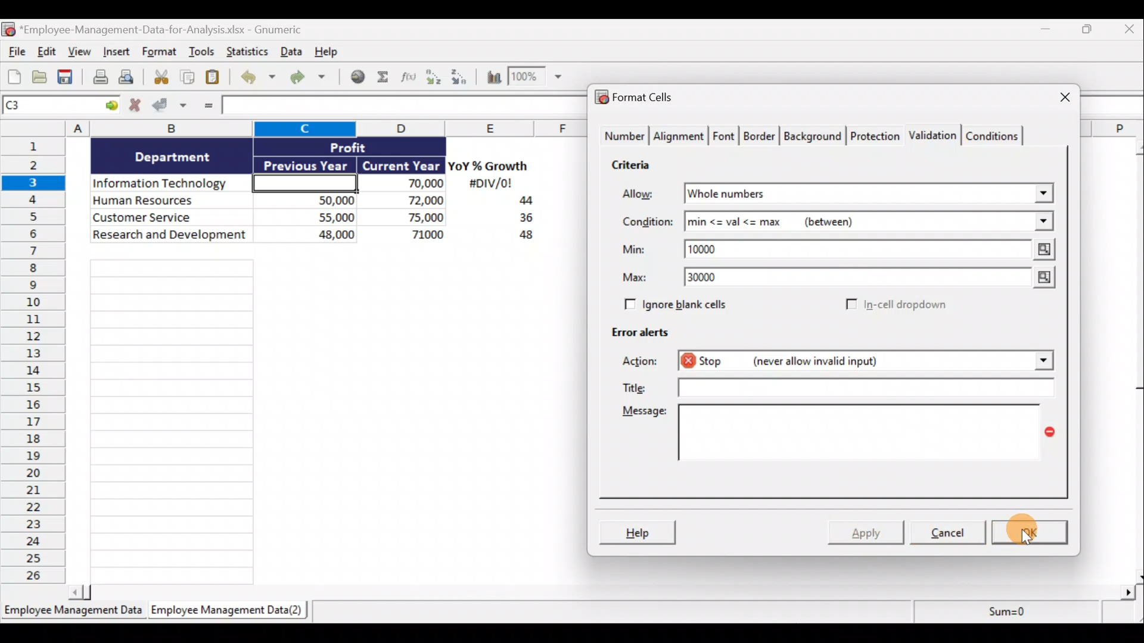 The width and height of the screenshot is (1144, 643). What do you see at coordinates (1031, 531) in the screenshot?
I see `OK` at bounding box center [1031, 531].